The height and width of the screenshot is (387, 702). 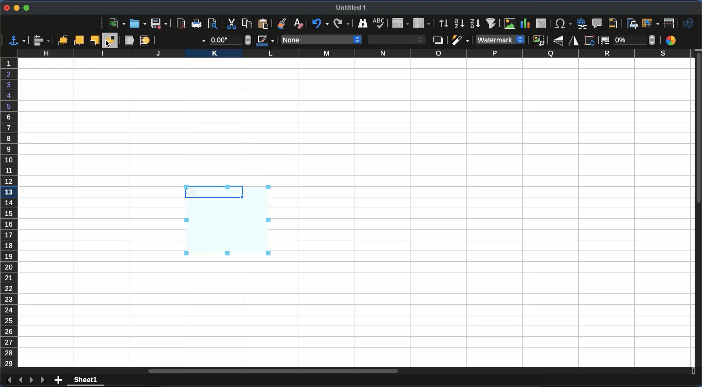 I want to click on previous sheet, so click(x=20, y=380).